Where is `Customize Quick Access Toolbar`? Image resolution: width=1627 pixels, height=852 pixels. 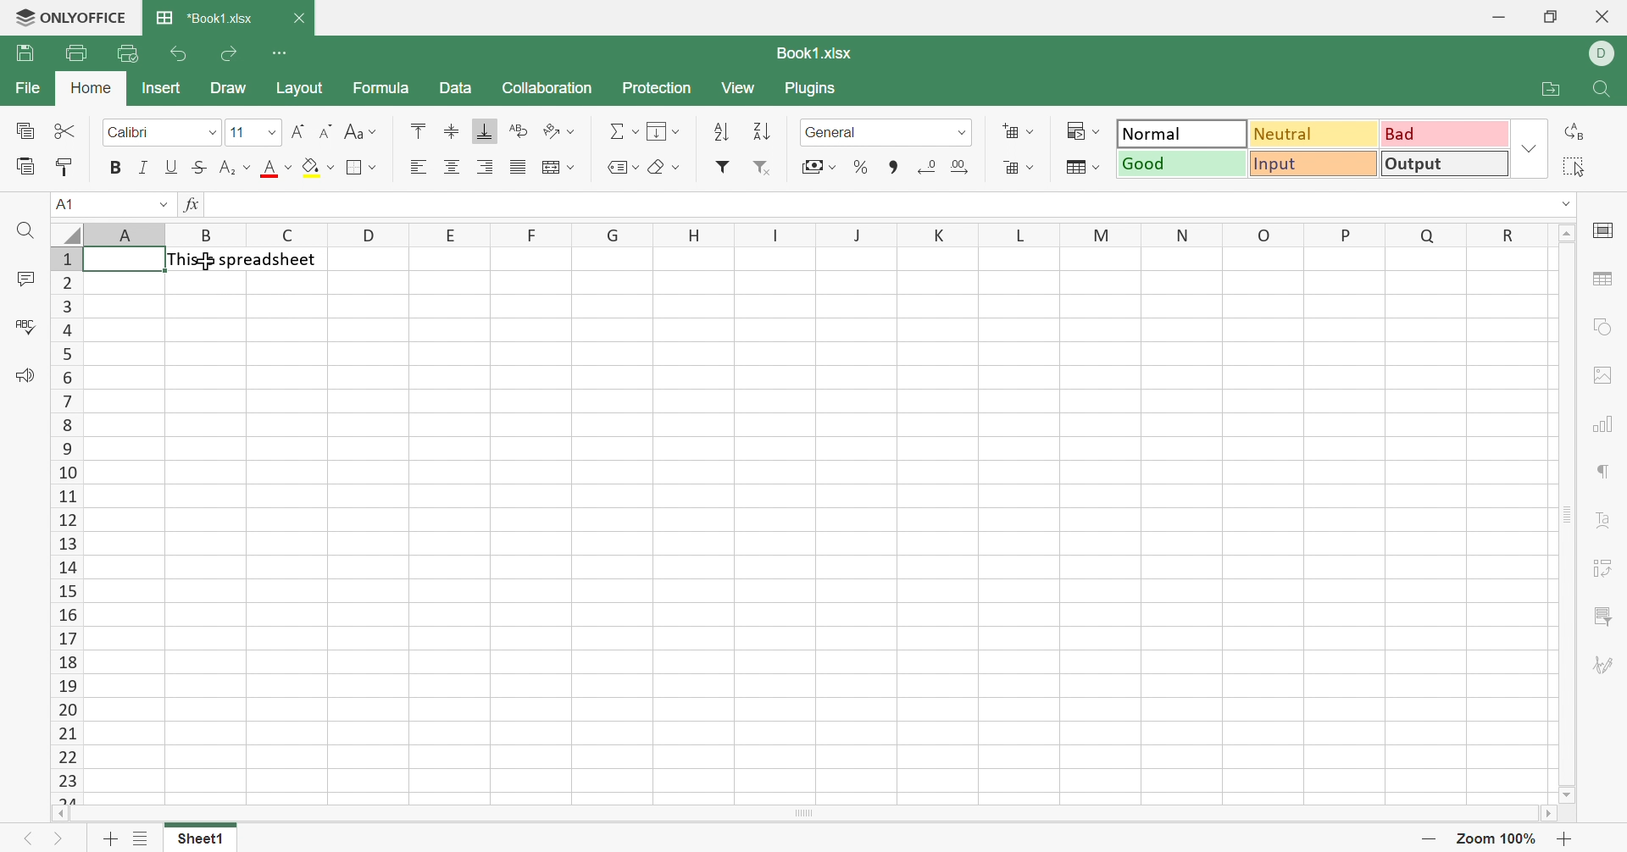
Customize Quick Access Toolbar is located at coordinates (282, 51).